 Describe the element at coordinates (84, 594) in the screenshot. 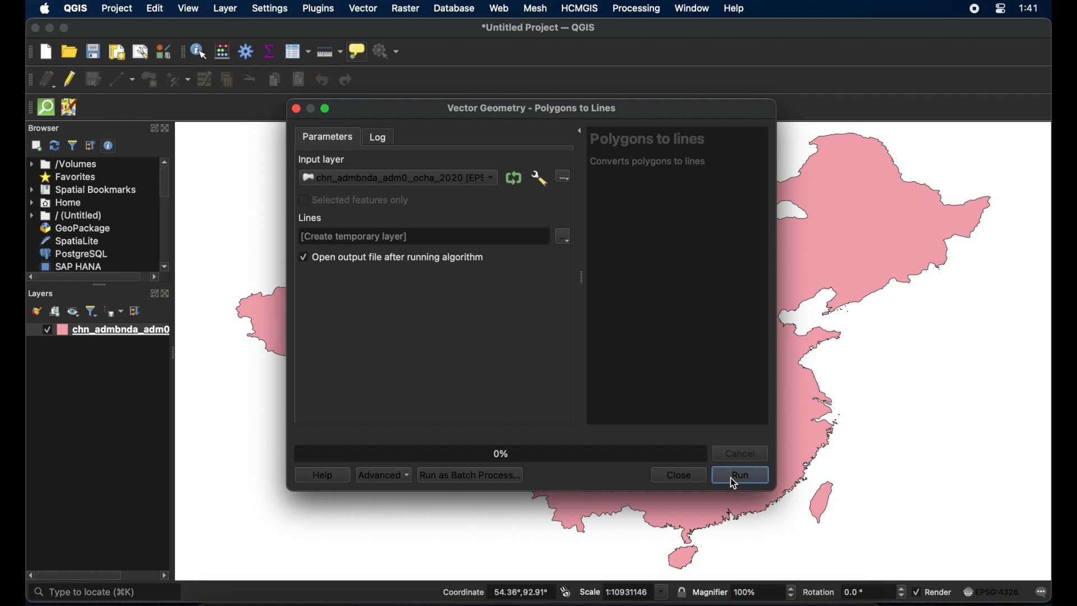

I see `type to locate` at that location.